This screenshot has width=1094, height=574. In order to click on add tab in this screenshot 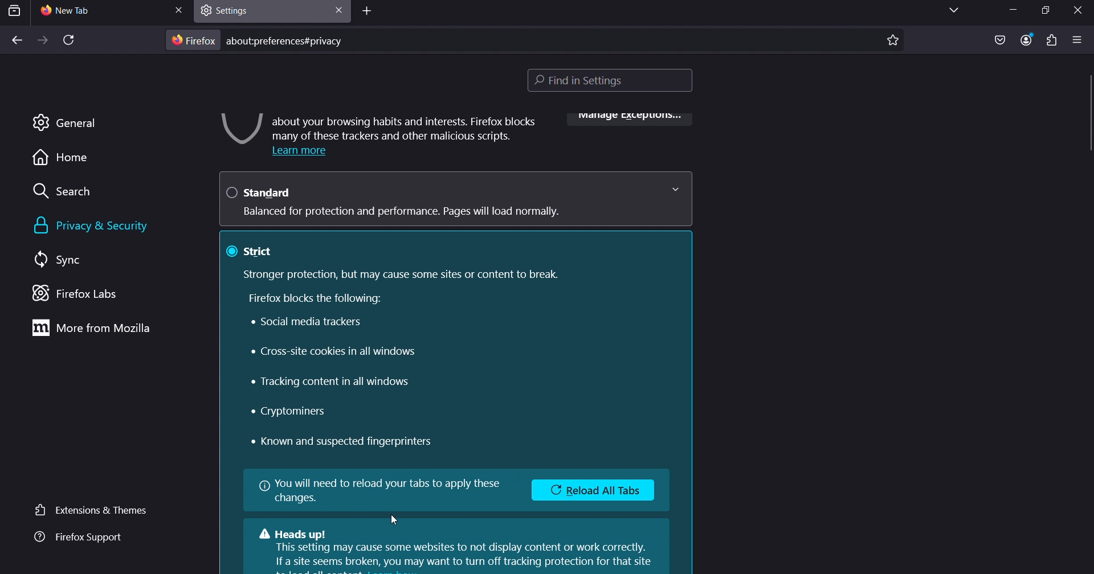, I will do `click(368, 13)`.